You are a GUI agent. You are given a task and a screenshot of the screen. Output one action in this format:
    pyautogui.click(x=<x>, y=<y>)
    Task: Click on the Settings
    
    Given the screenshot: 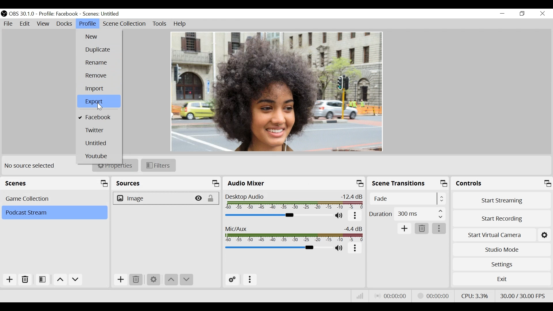 What is the action you would take?
    pyautogui.click(x=503, y=265)
    